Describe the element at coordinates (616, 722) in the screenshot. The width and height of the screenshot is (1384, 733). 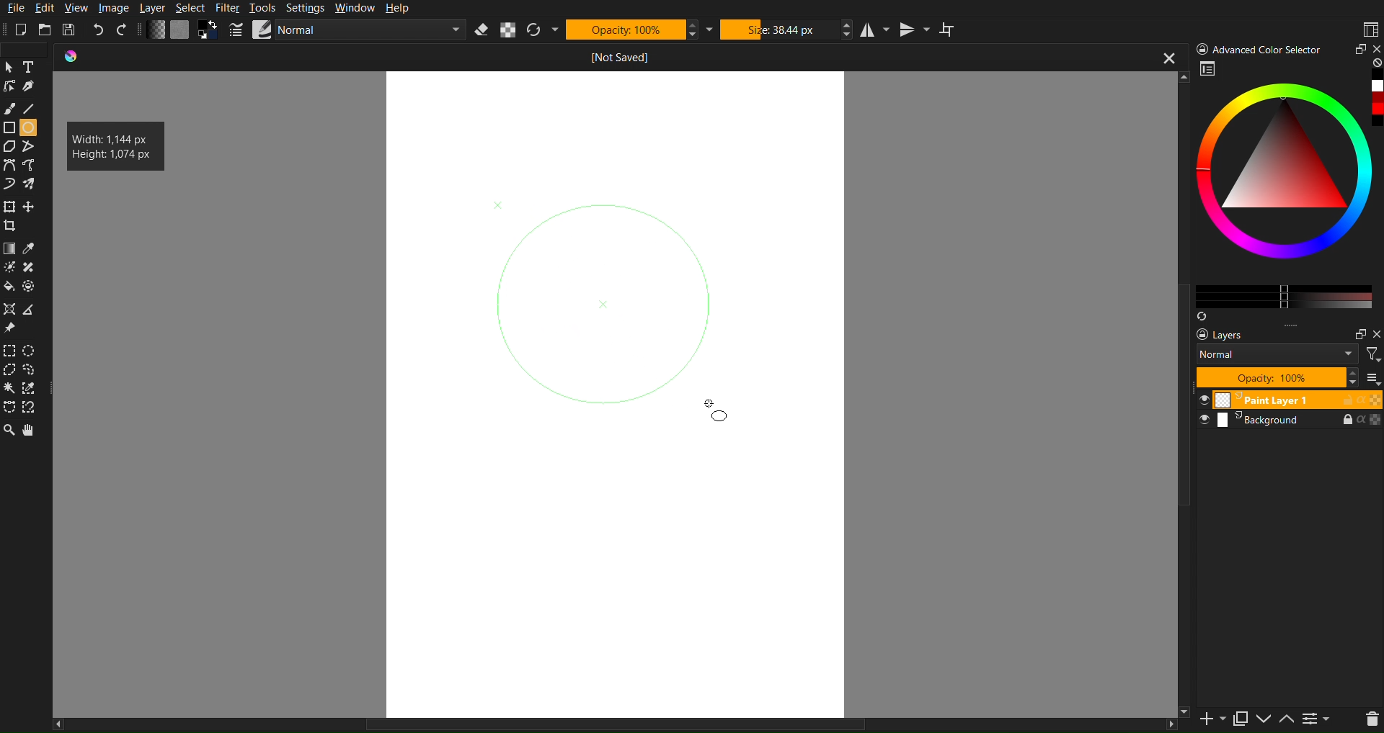
I see `horizontal scrollbar` at that location.